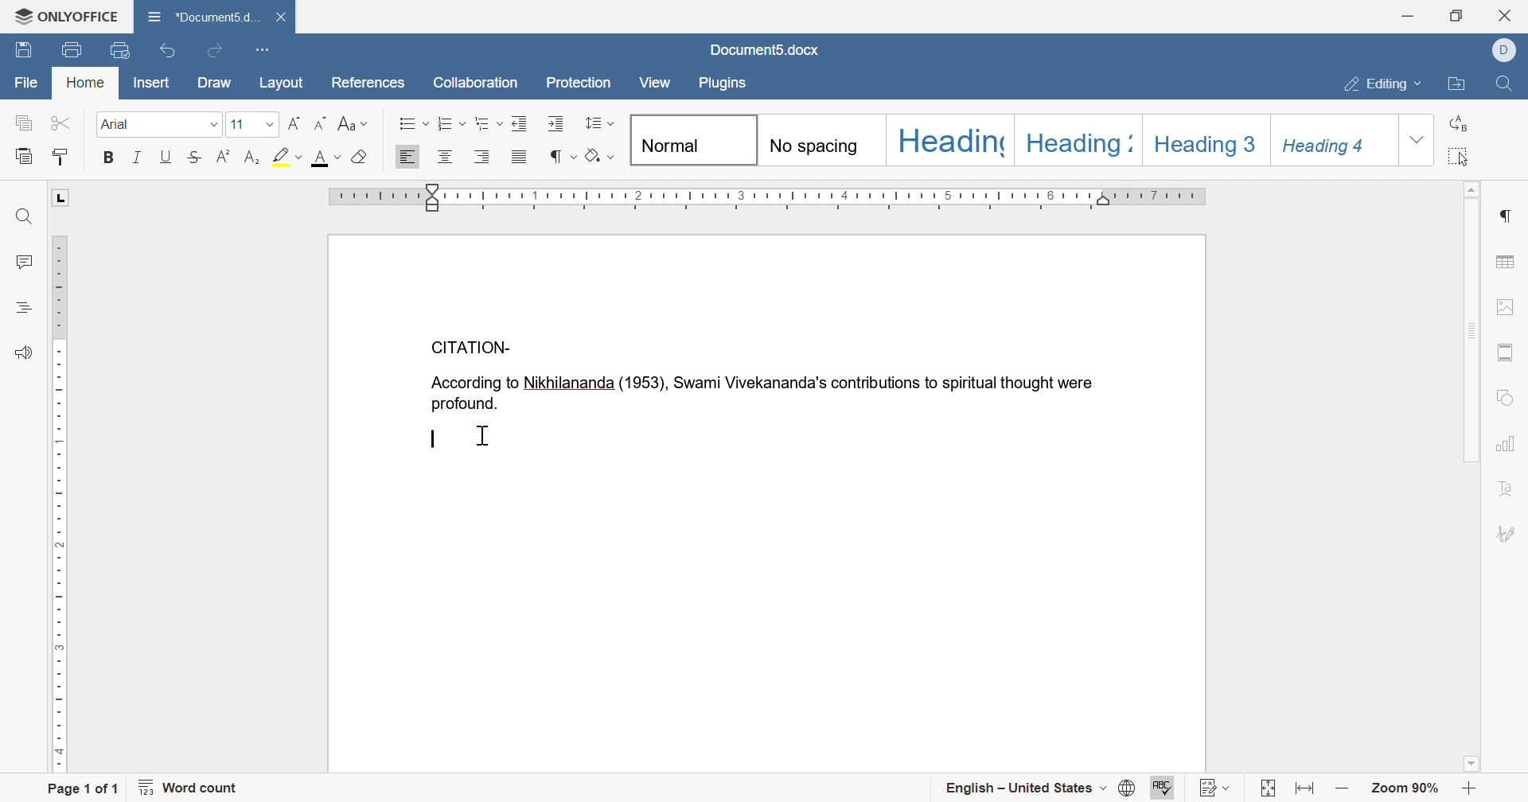  I want to click on print, so click(71, 49).